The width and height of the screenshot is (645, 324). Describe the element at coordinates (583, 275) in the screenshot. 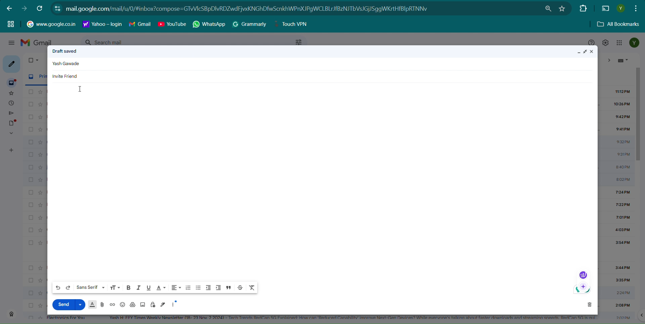

I see `Logo` at that location.